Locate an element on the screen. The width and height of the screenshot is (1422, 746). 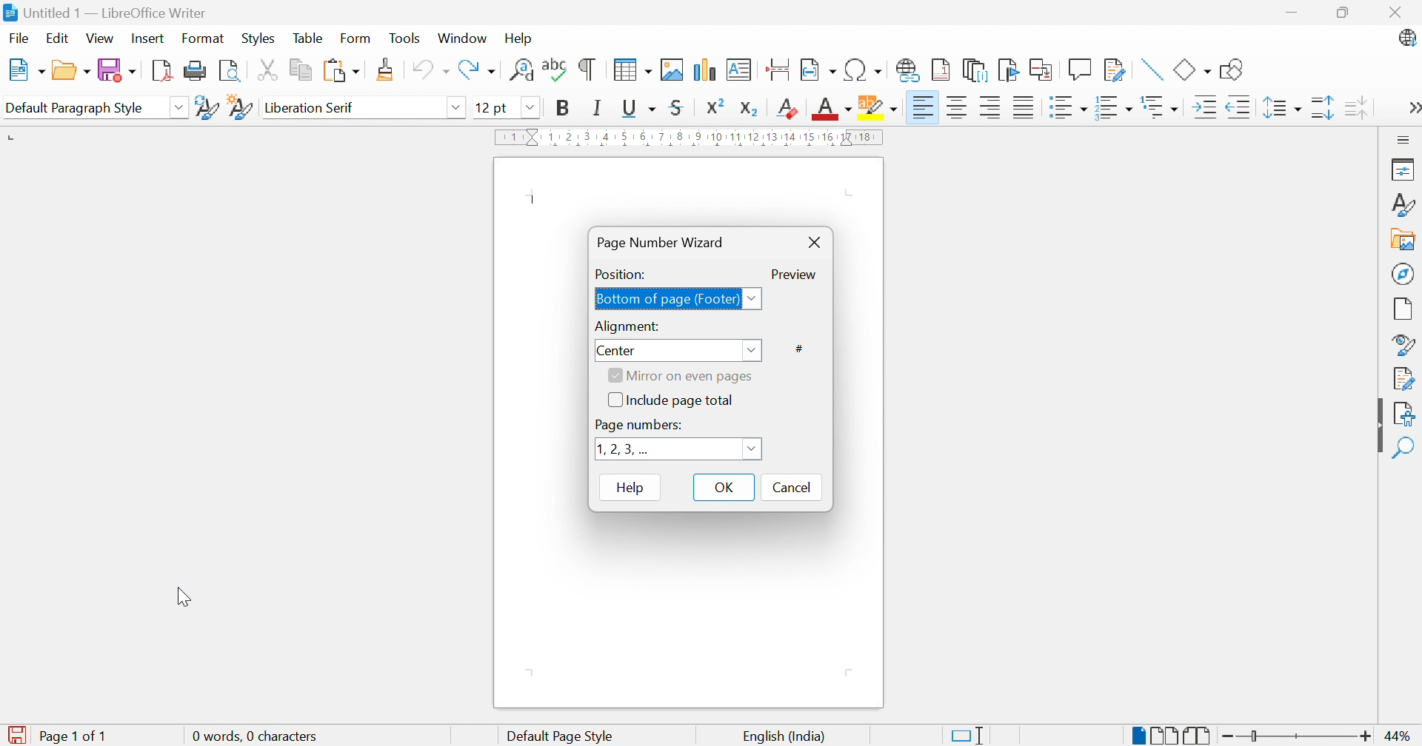
Untitled 1 - LibreOffice Writer is located at coordinates (115, 13).